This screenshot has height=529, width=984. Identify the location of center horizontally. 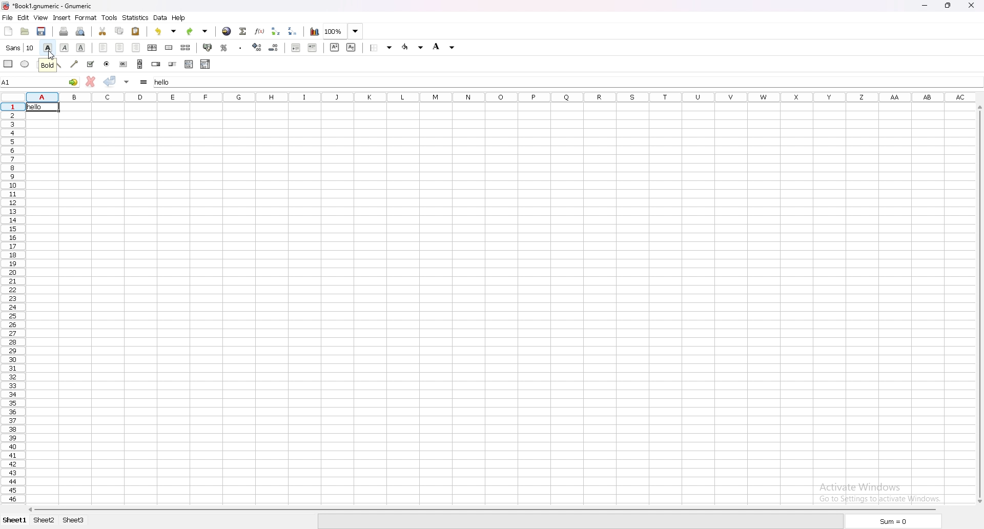
(153, 47).